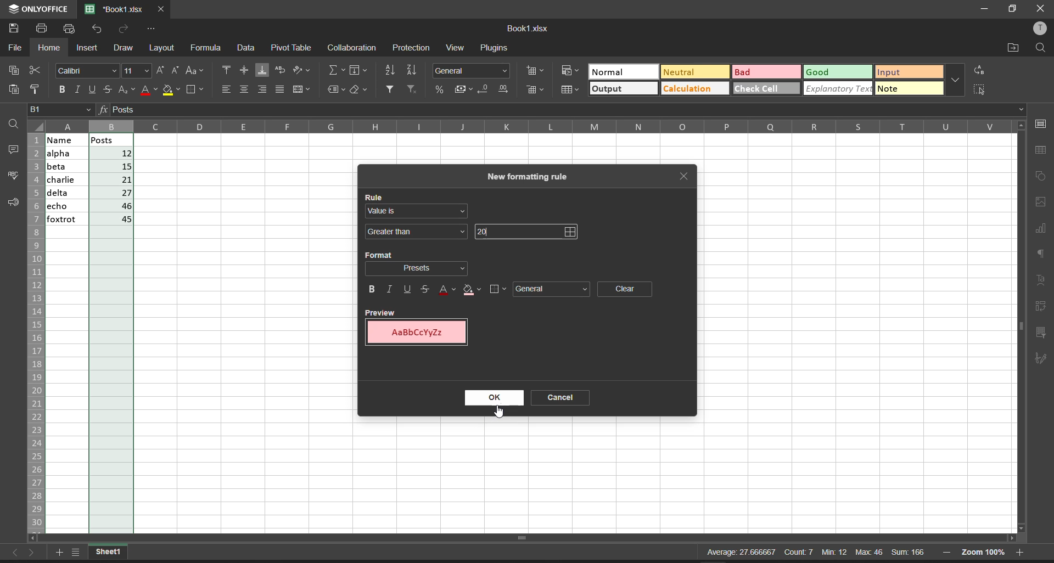  What do you see at coordinates (529, 176) in the screenshot?
I see `new formating rule` at bounding box center [529, 176].